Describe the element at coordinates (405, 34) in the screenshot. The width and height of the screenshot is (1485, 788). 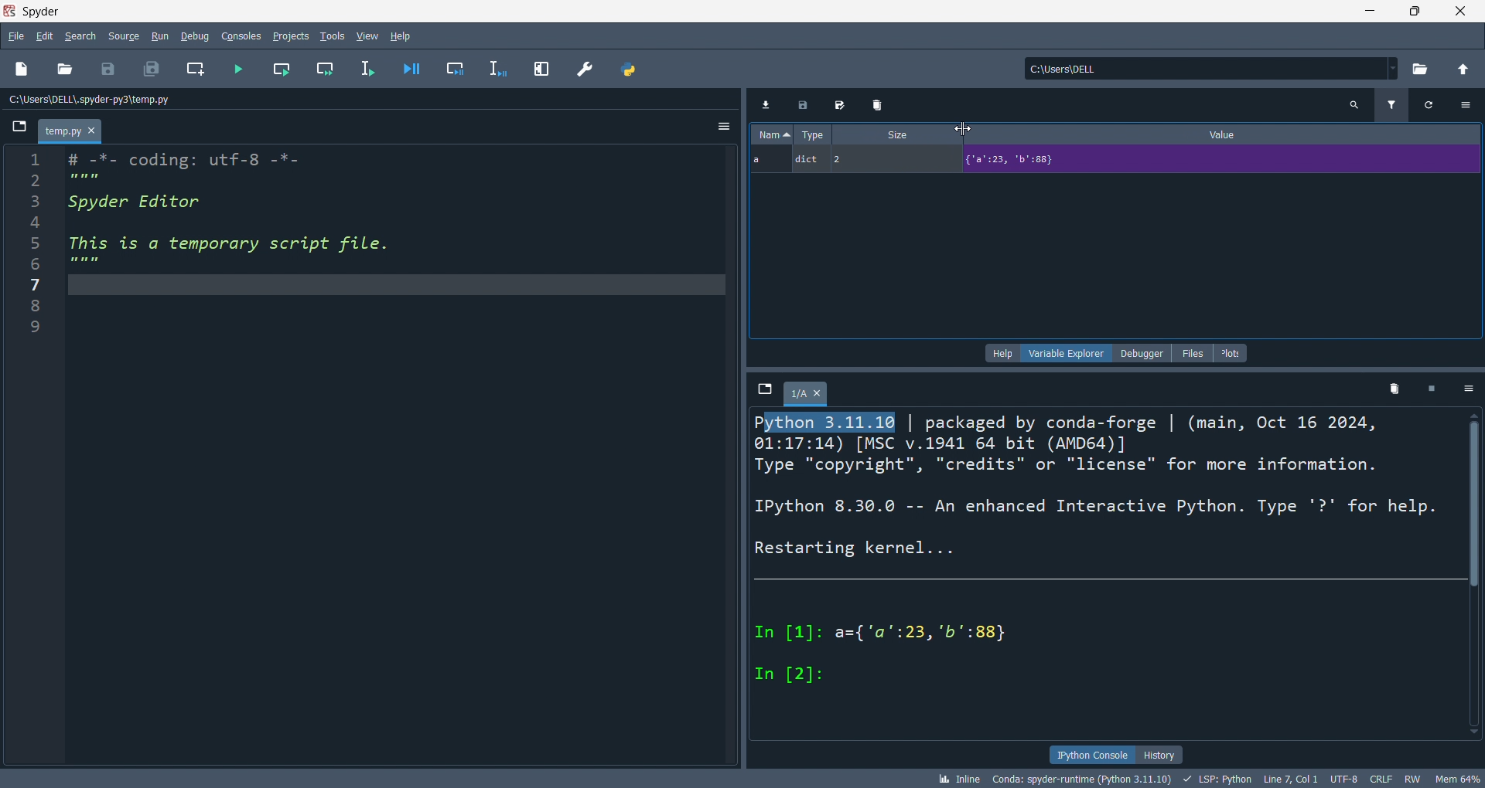
I see `help` at that location.